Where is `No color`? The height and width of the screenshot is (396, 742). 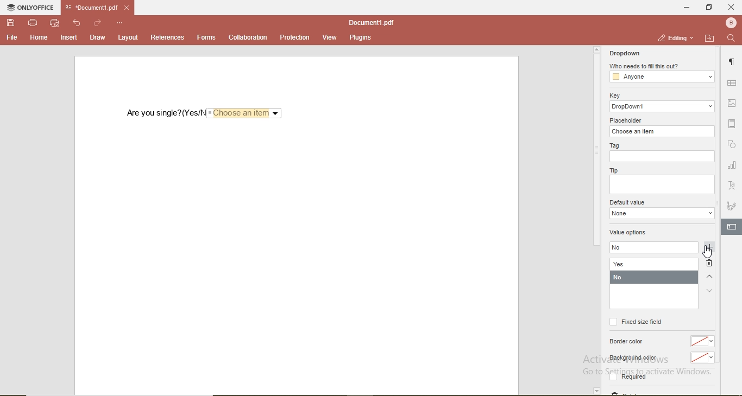
No color is located at coordinates (702, 358).